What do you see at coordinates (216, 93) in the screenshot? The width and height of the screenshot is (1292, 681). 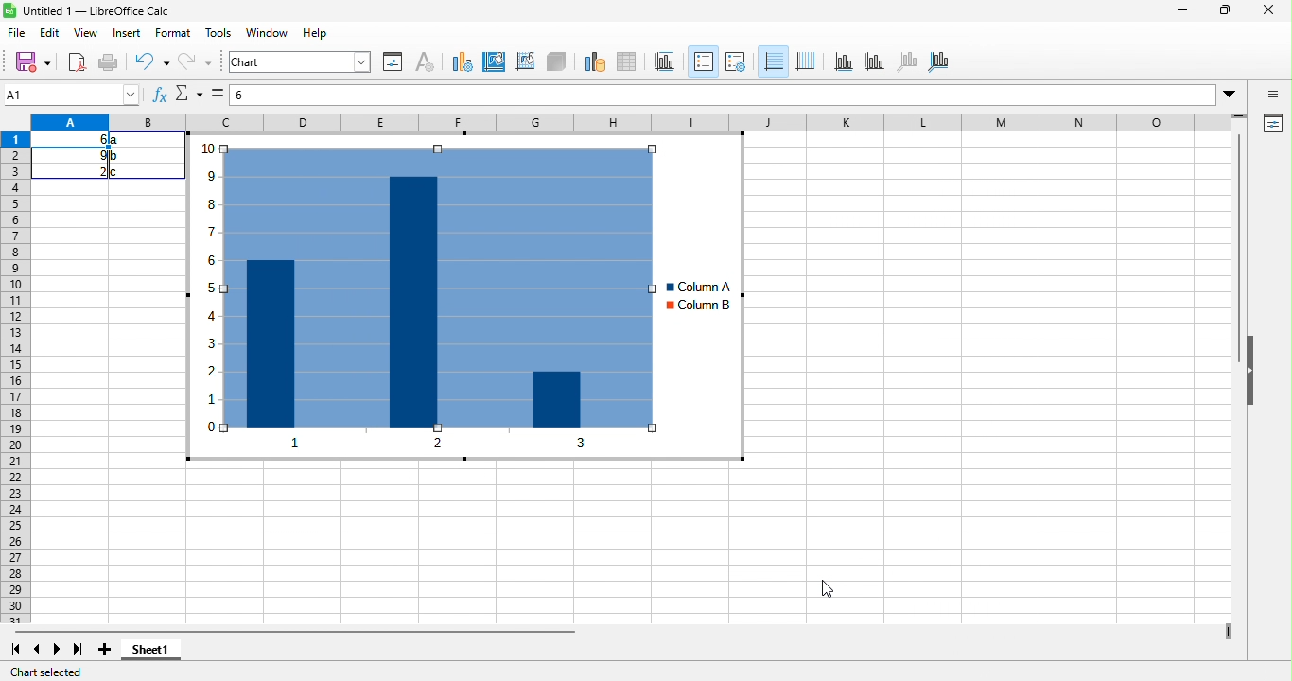 I see `select` at bounding box center [216, 93].